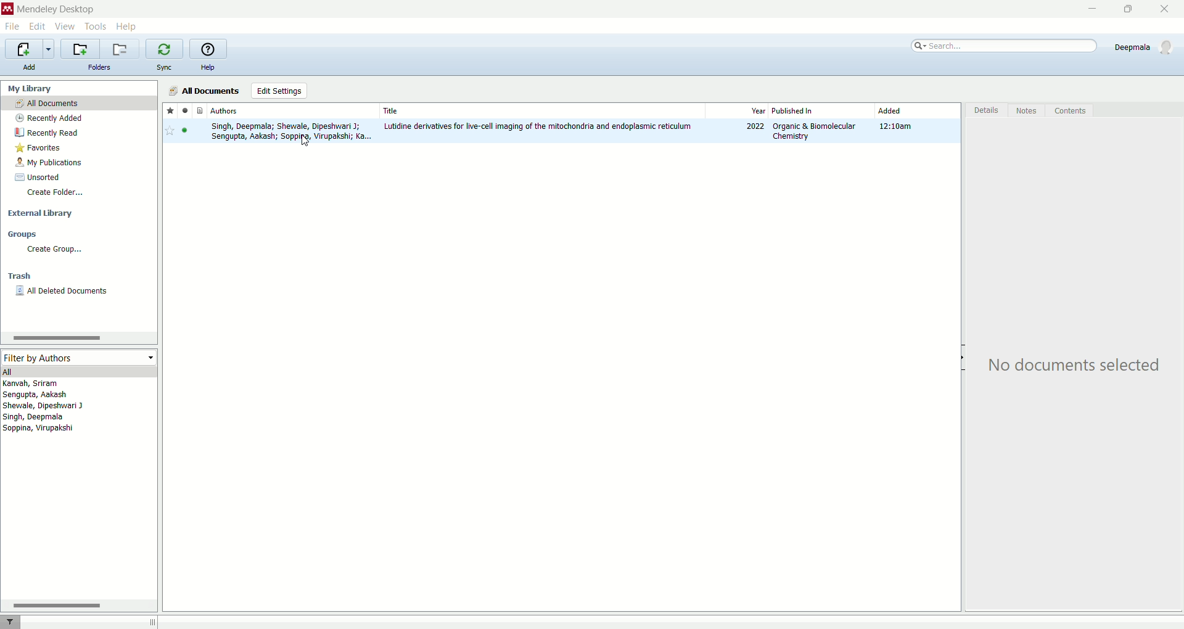 This screenshot has width=1184, height=629. Describe the element at coordinates (804, 110) in the screenshot. I see `published in` at that location.